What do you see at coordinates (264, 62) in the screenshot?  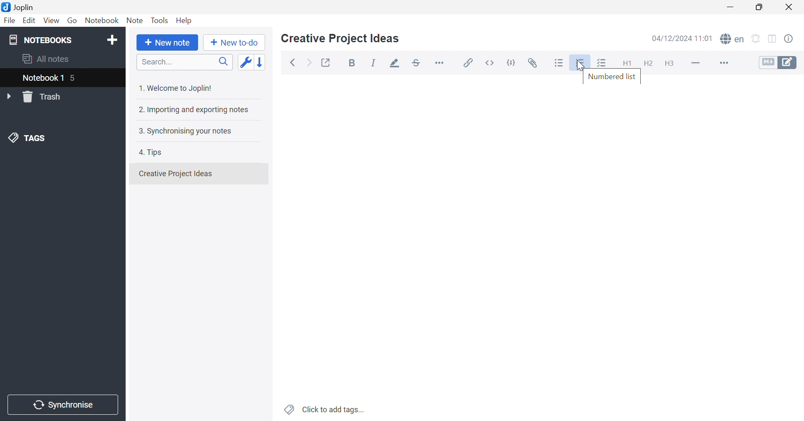 I see `Reverse sort order` at bounding box center [264, 62].